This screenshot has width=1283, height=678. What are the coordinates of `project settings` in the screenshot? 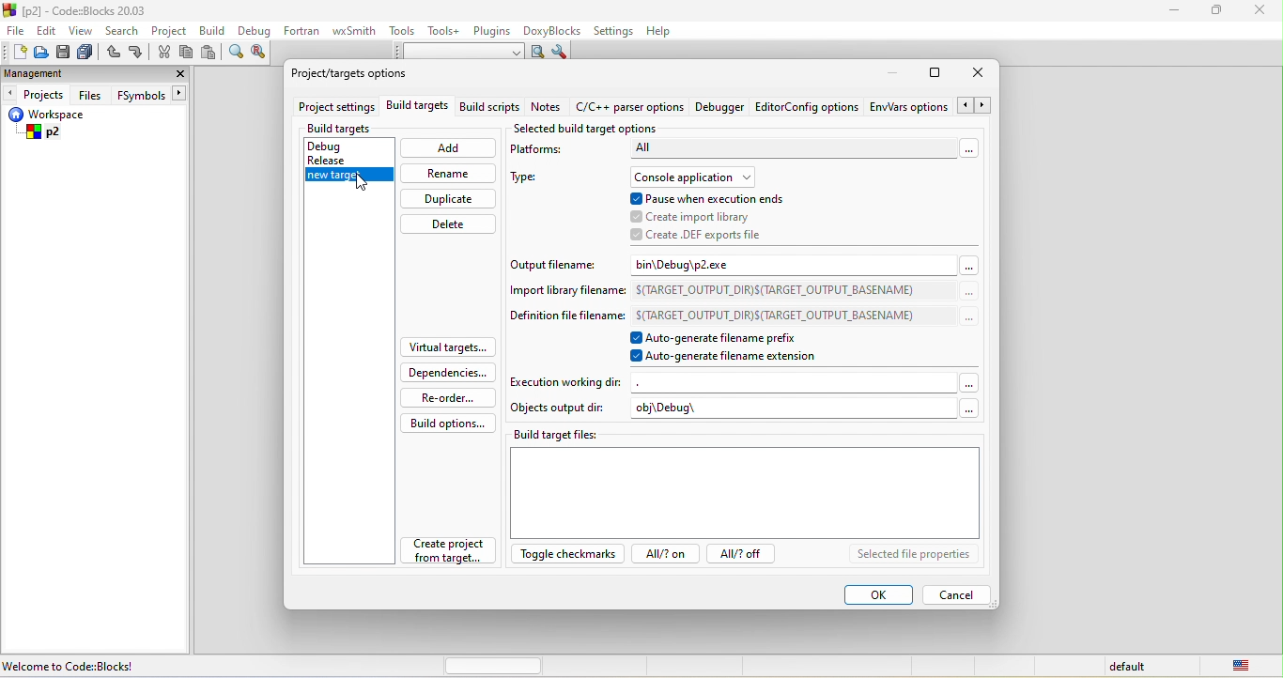 It's located at (334, 108).